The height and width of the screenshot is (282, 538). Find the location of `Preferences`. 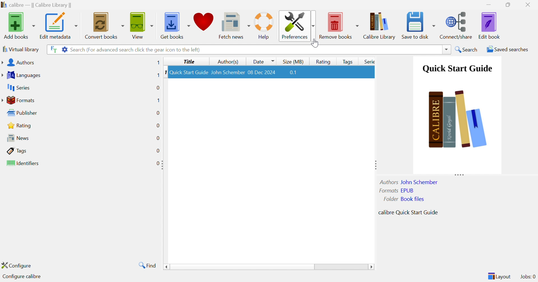

Preferences is located at coordinates (297, 25).